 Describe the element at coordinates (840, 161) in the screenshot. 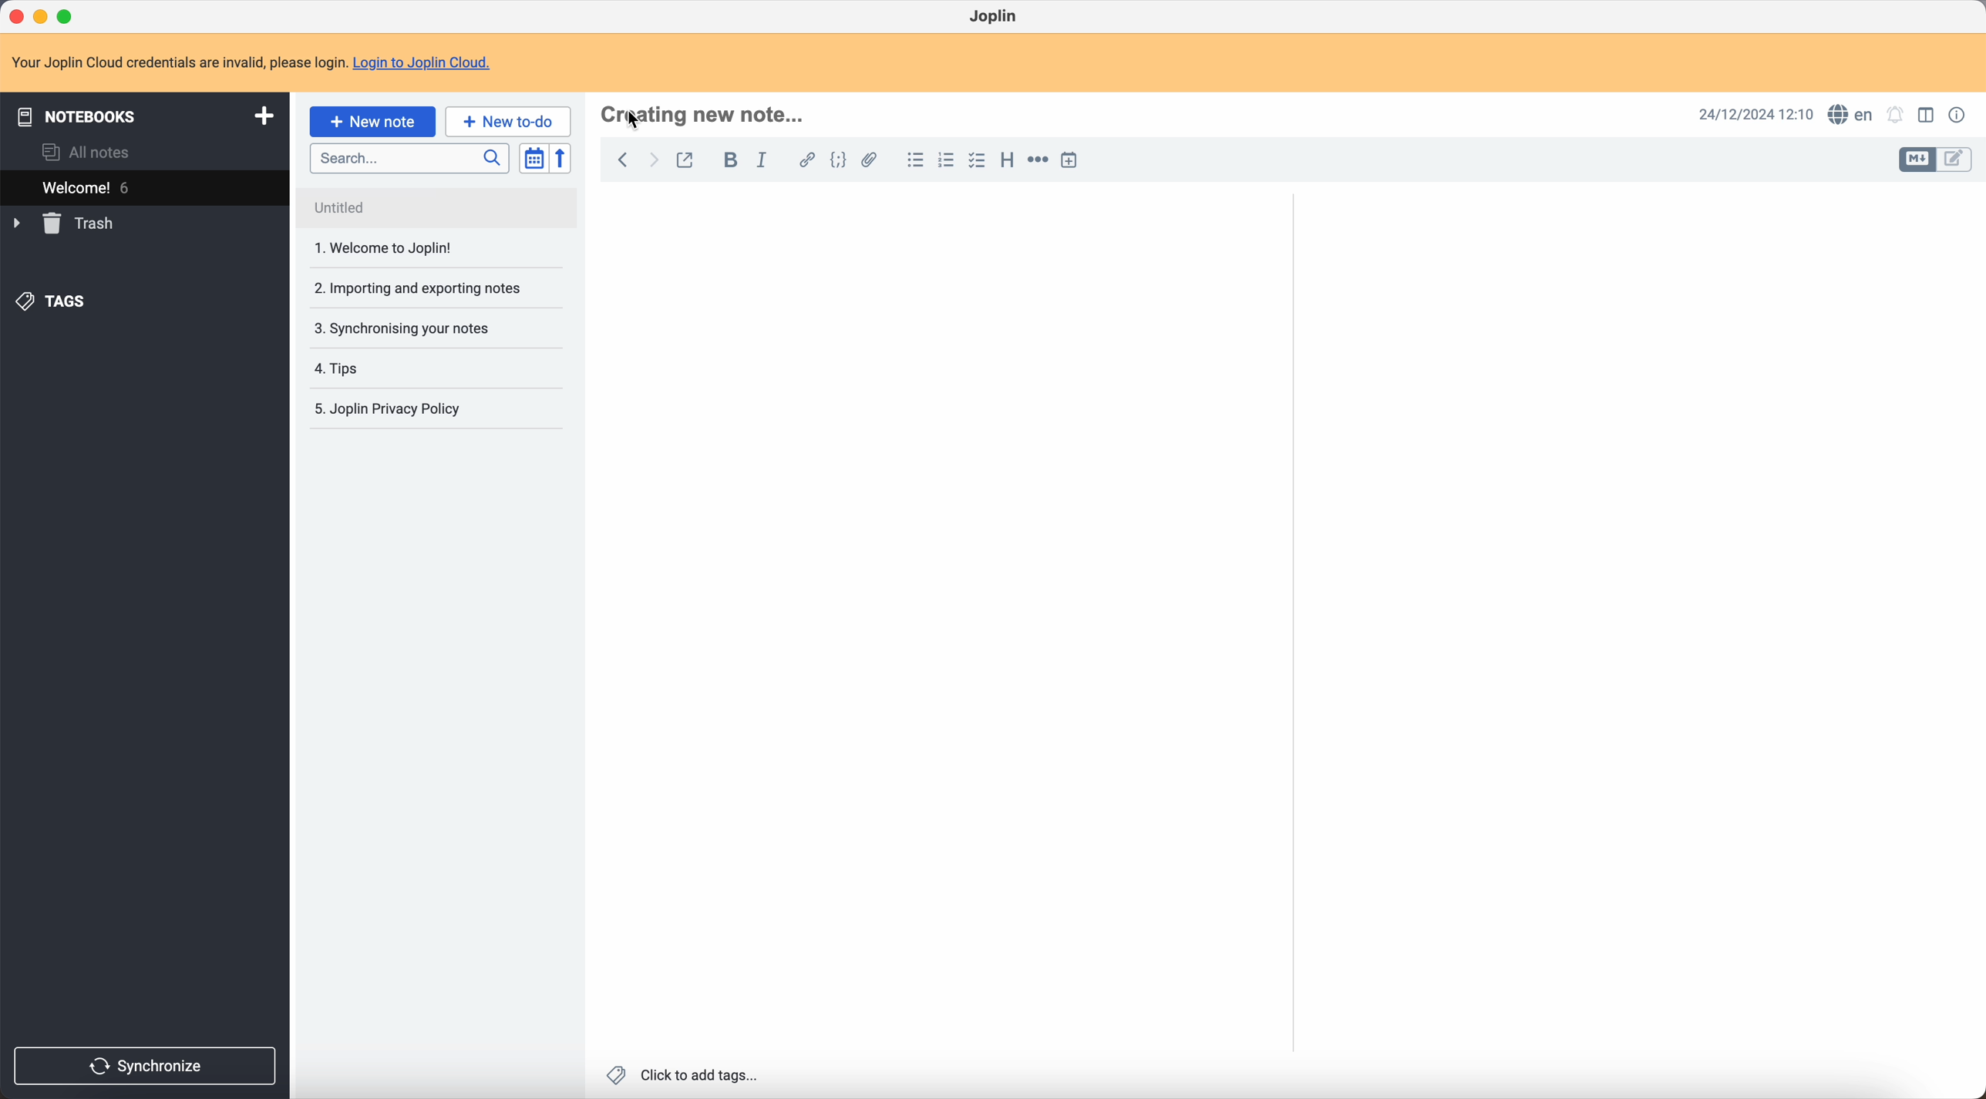

I see `code` at that location.